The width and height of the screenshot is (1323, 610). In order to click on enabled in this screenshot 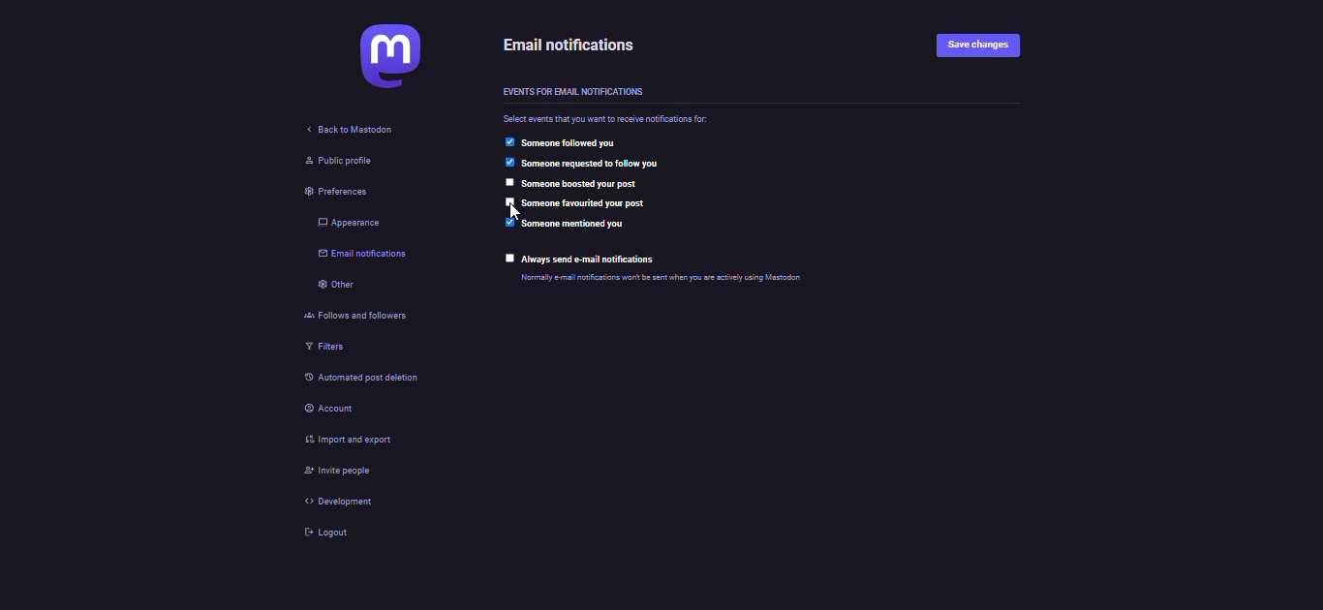, I will do `click(507, 141)`.